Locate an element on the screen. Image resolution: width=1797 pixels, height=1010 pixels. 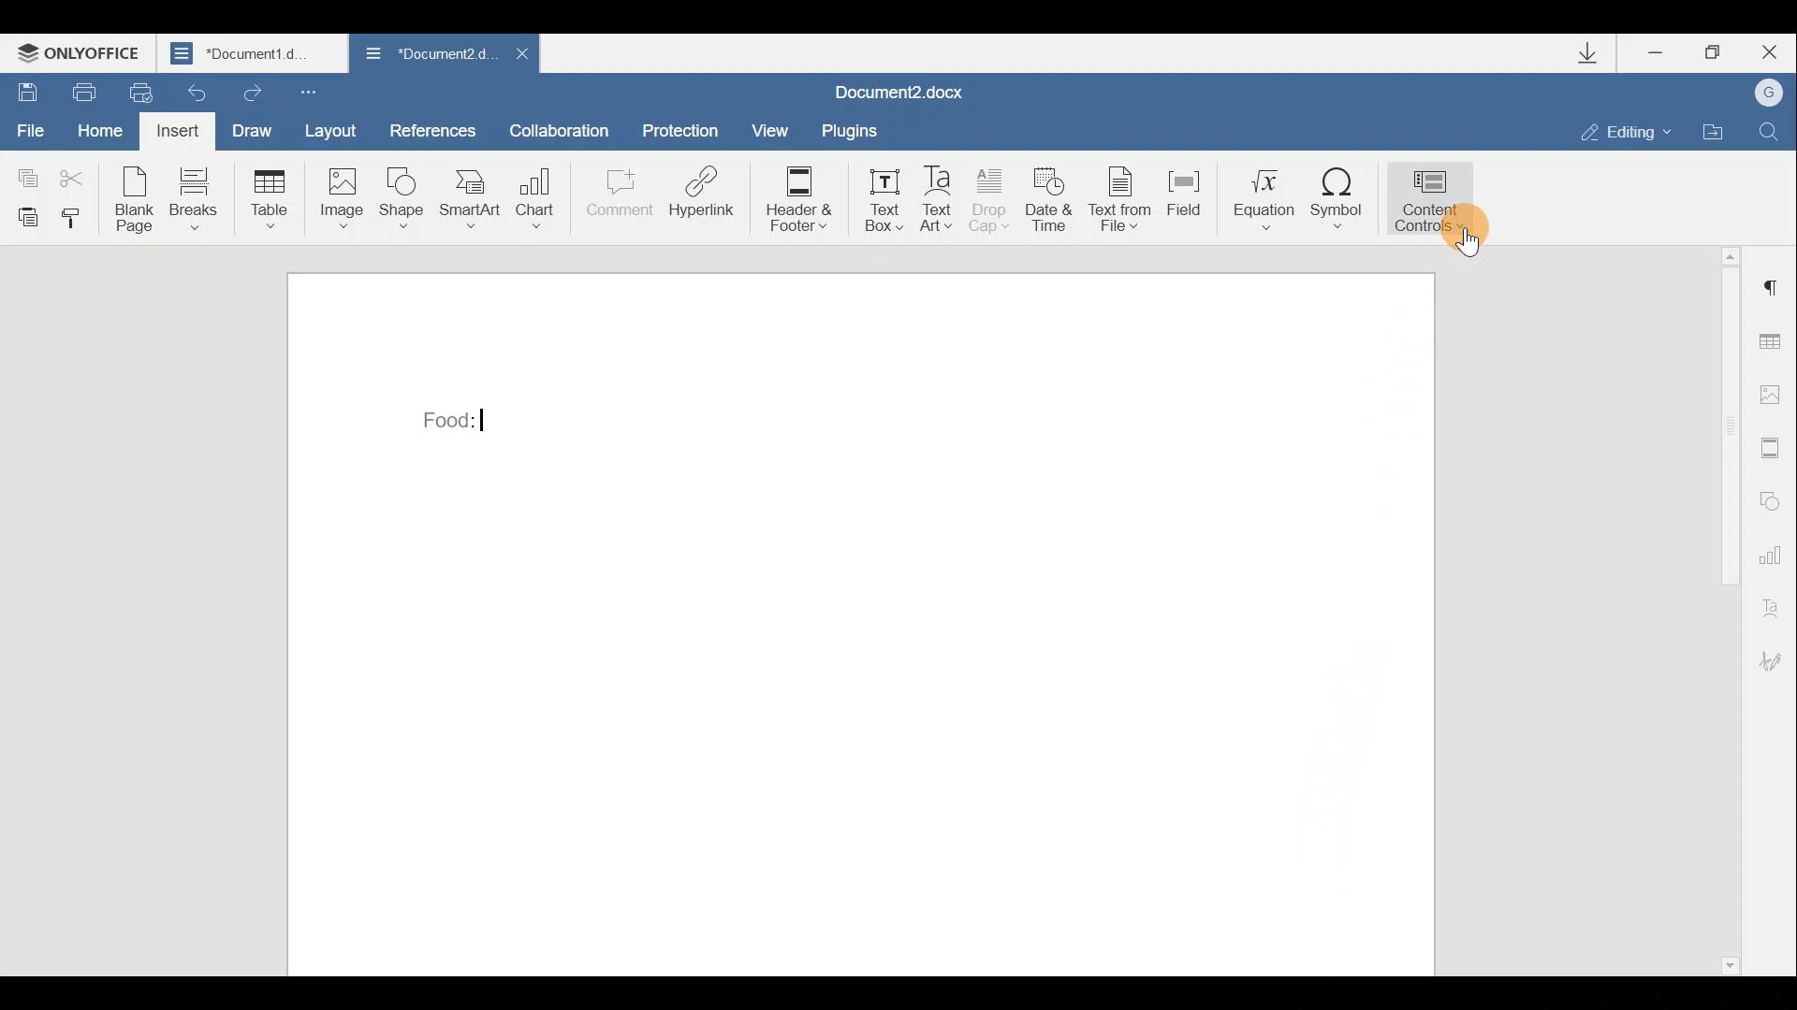
SmartArt is located at coordinates (471, 197).